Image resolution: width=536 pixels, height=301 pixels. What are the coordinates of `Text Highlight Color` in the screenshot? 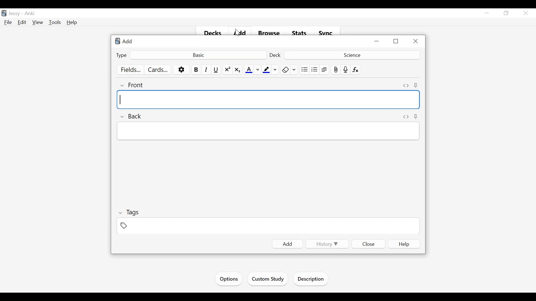 It's located at (266, 70).